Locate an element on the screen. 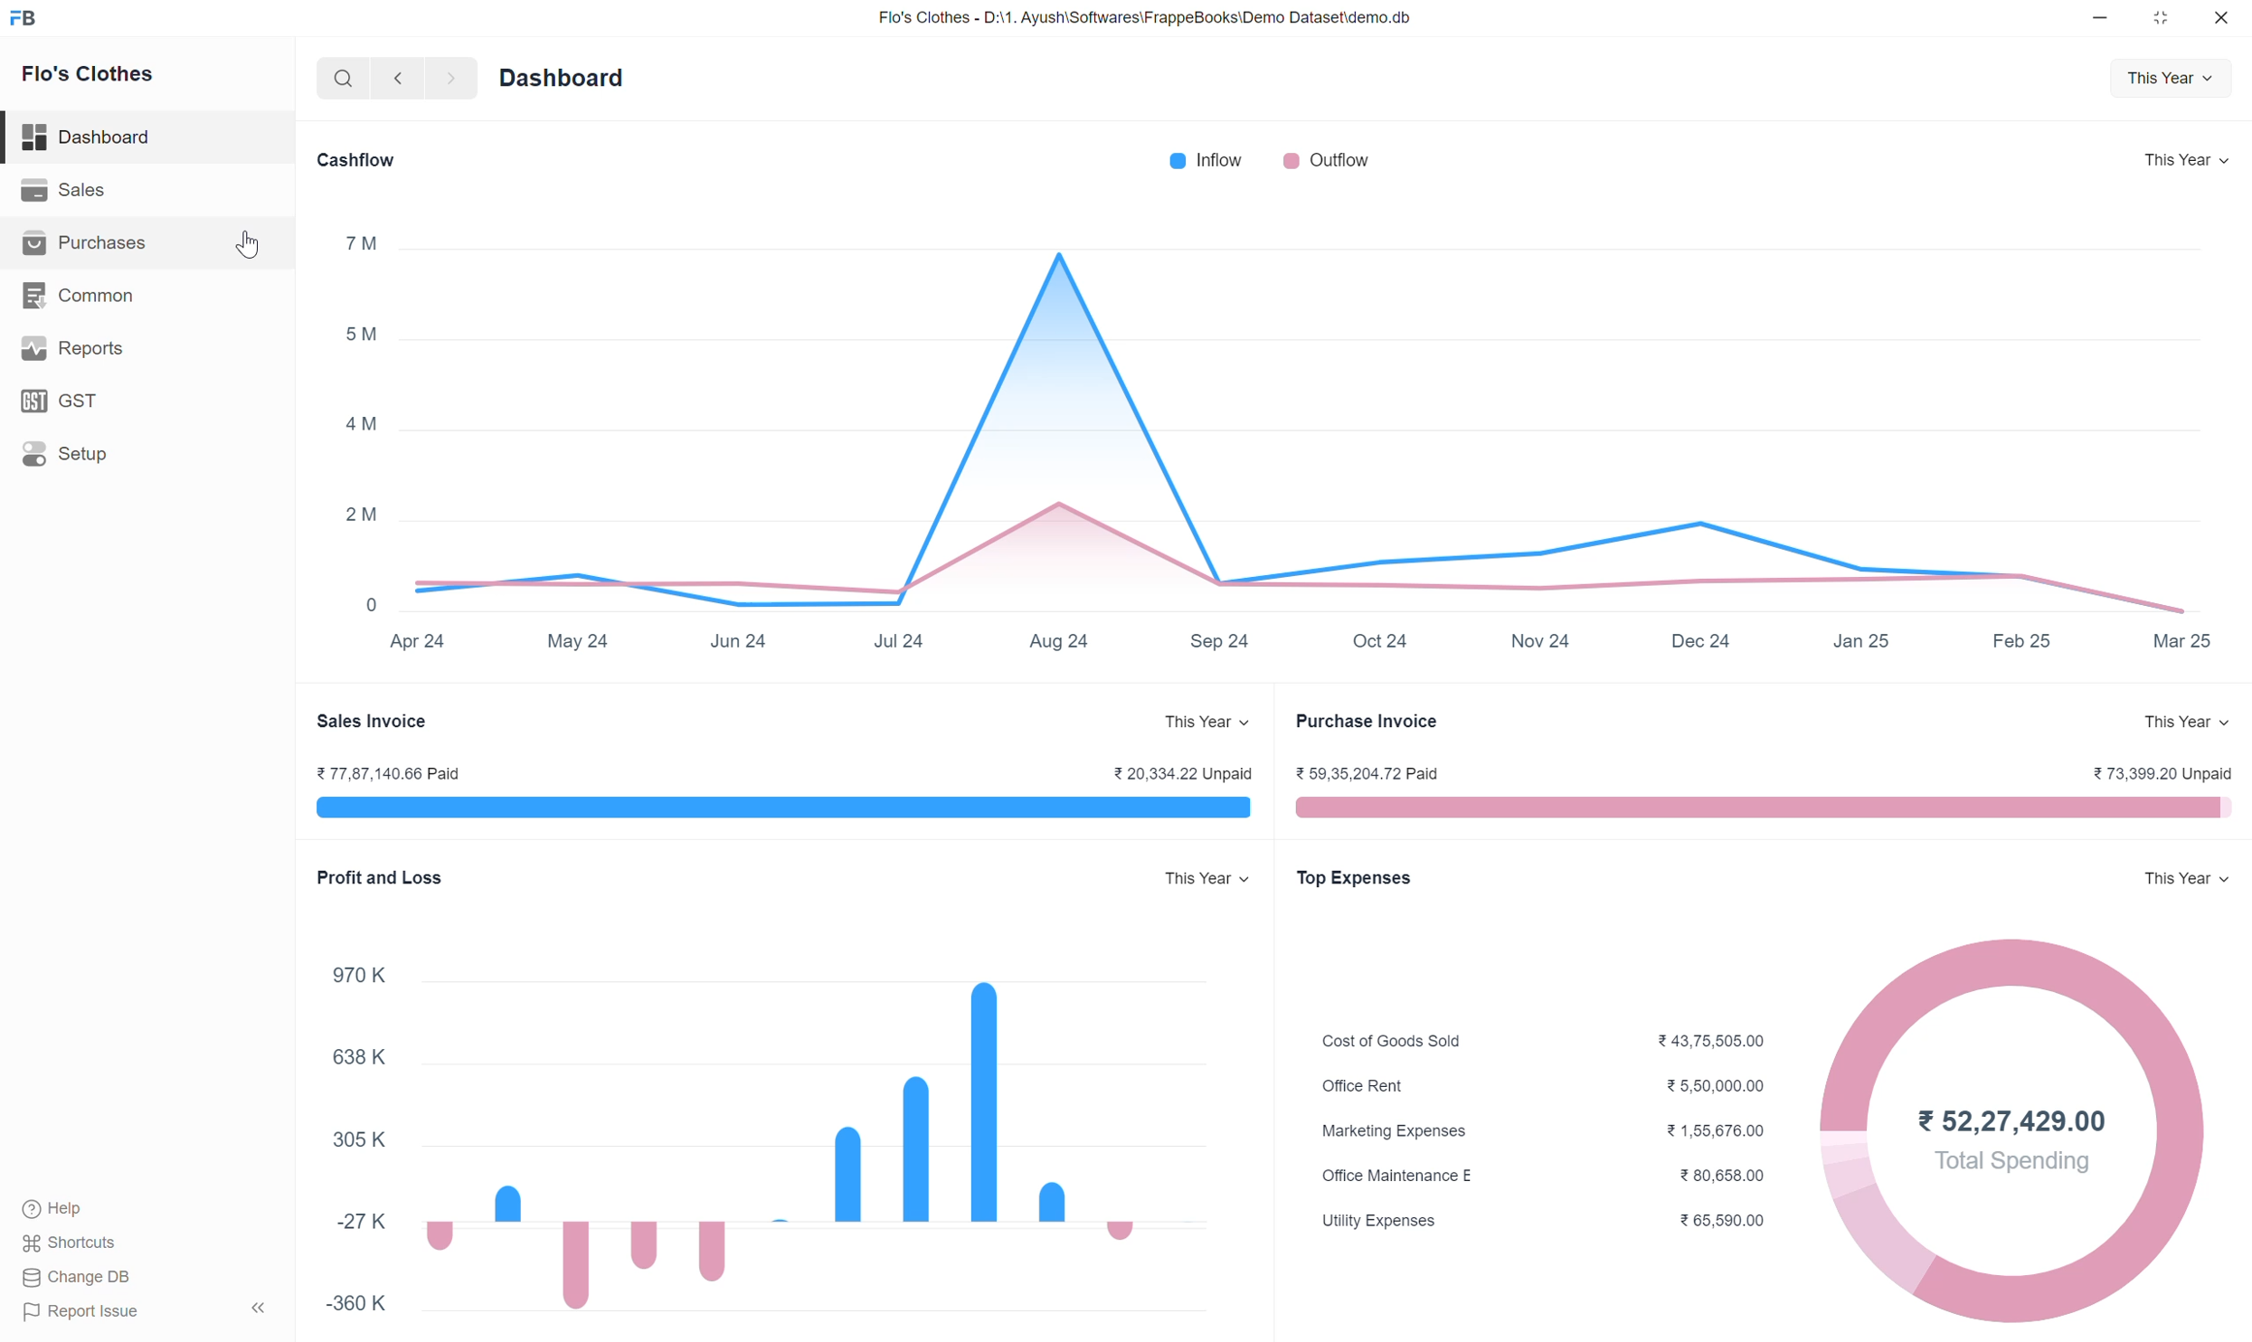 The image size is (2252, 1342). Purchase Invoice is located at coordinates (1368, 723).